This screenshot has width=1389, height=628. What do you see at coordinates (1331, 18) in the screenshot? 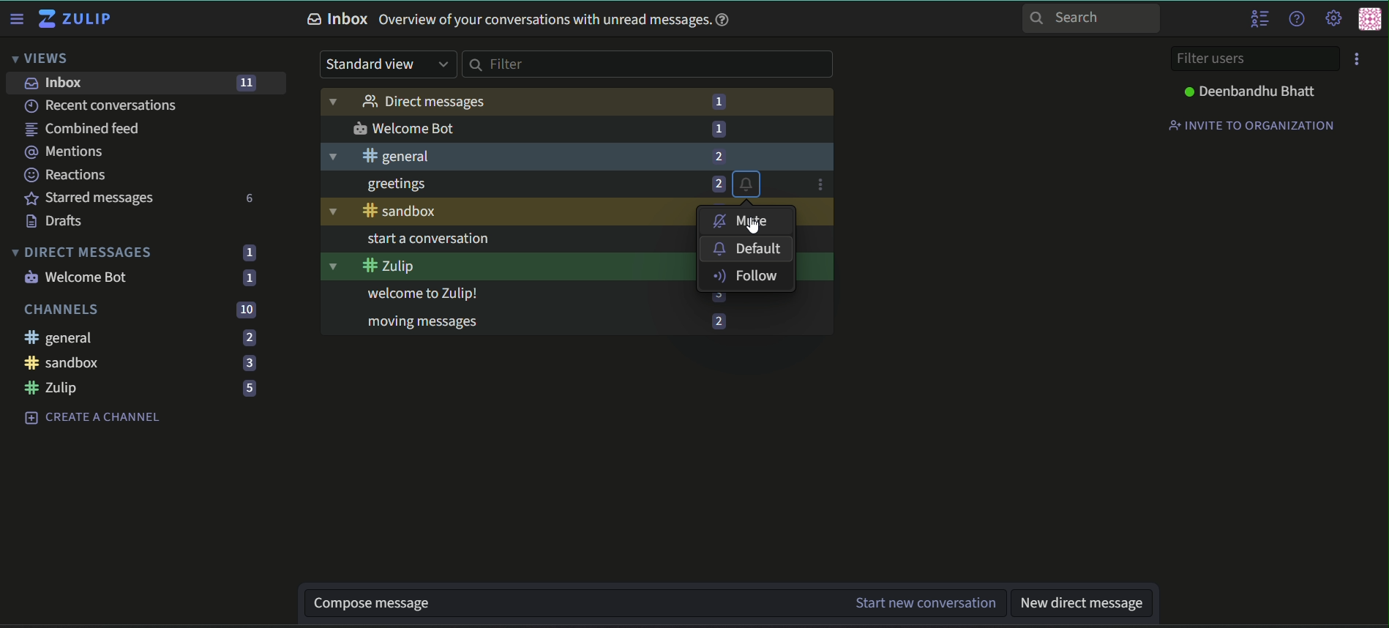
I see `main menu` at bounding box center [1331, 18].